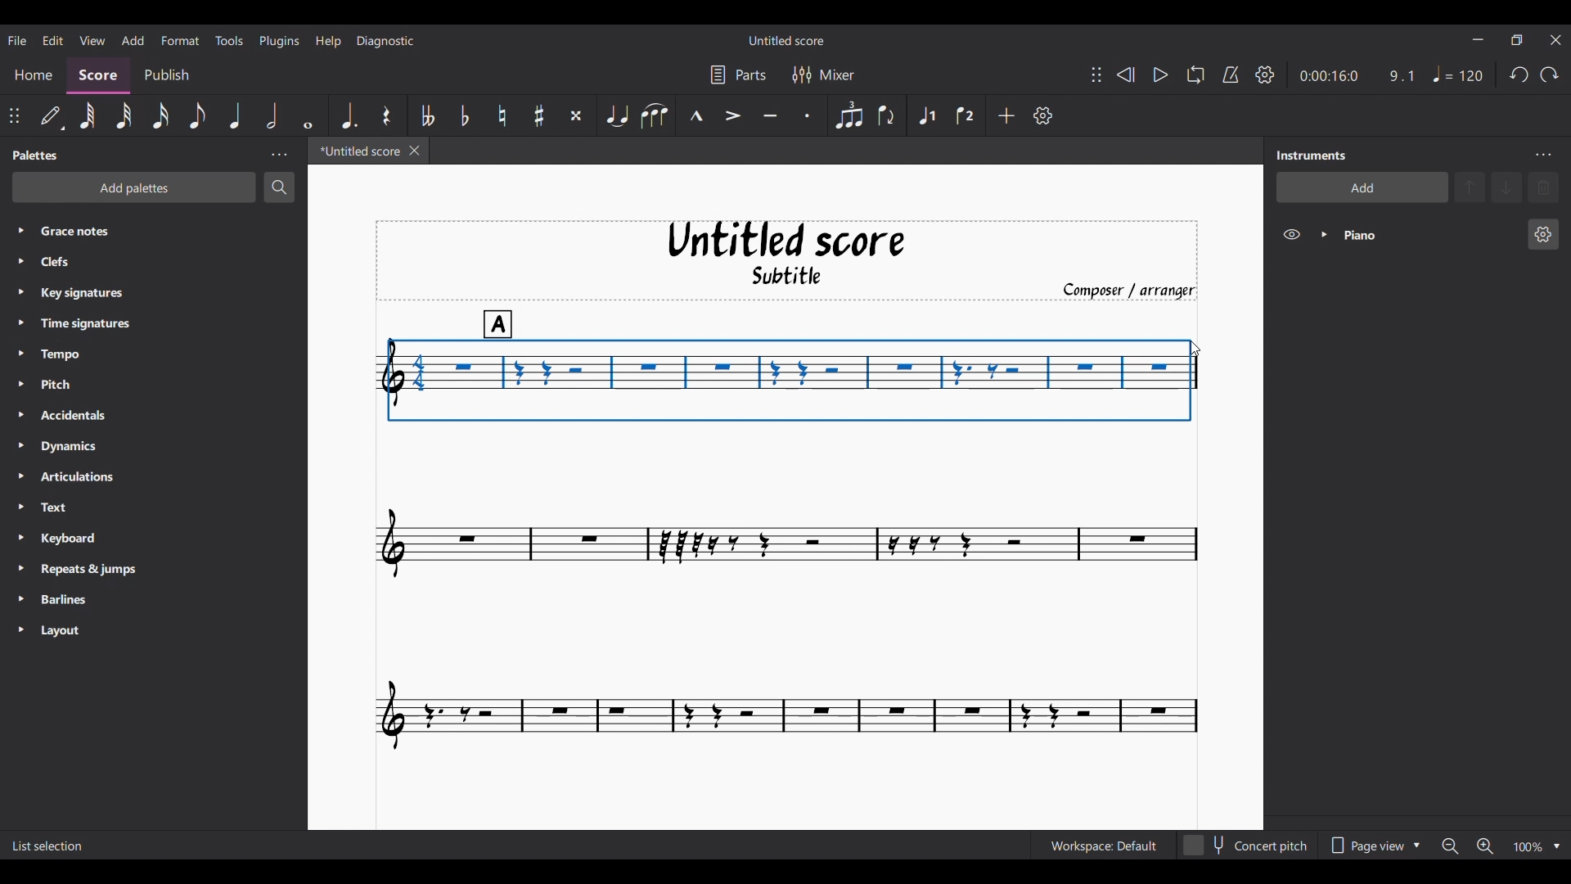  Describe the element at coordinates (51, 115) in the screenshot. I see `Default` at that location.